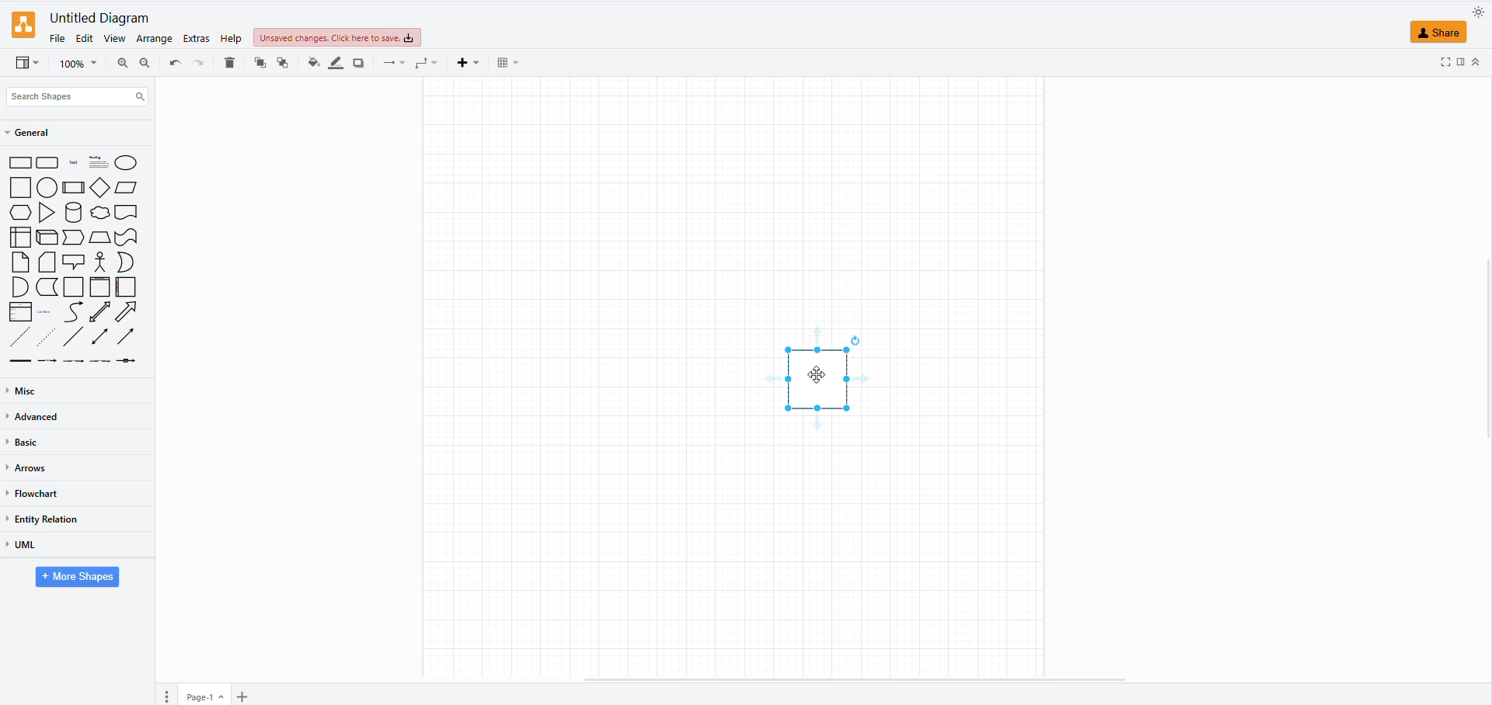  Describe the element at coordinates (100, 312) in the screenshot. I see `bidirectional arrow` at that location.